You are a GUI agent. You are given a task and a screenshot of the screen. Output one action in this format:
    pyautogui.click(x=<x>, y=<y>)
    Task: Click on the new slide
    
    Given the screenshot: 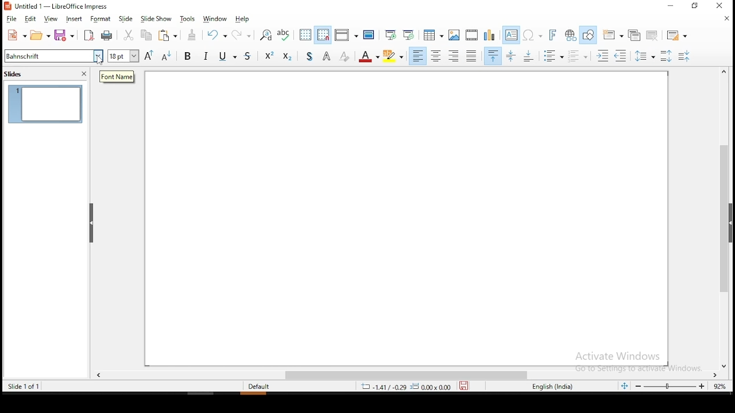 What is the action you would take?
    pyautogui.click(x=613, y=33)
    